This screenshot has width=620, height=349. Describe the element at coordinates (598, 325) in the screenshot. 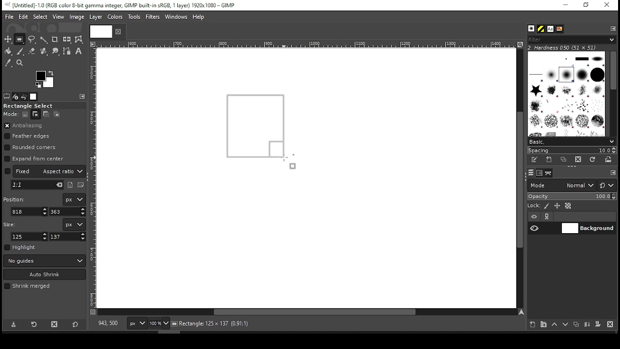

I see `mask  layer` at that location.